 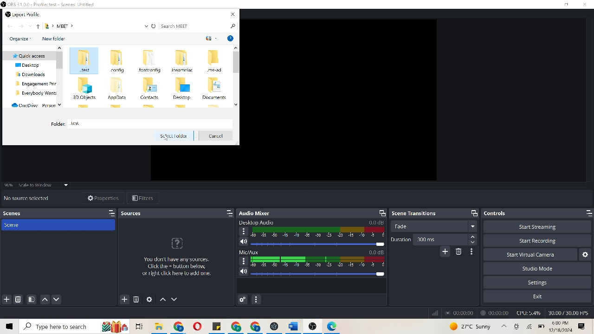 I want to click on organize, so click(x=20, y=39).